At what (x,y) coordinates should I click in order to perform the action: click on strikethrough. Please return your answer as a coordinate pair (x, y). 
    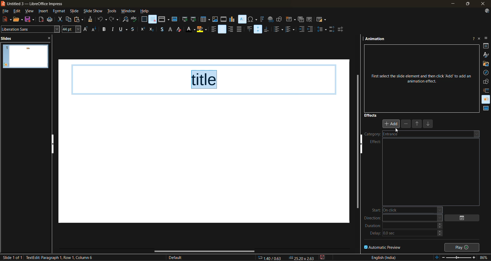
    Looking at the image, I should click on (133, 30).